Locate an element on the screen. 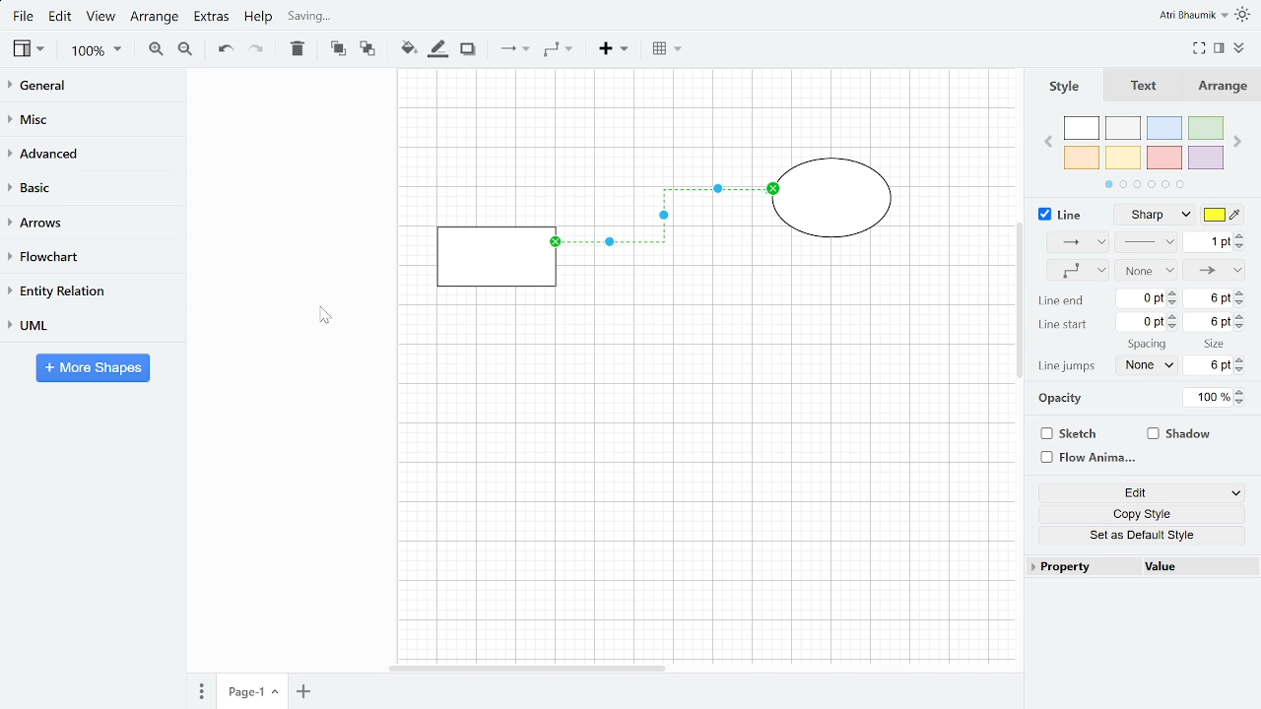  Connection is located at coordinates (515, 49).